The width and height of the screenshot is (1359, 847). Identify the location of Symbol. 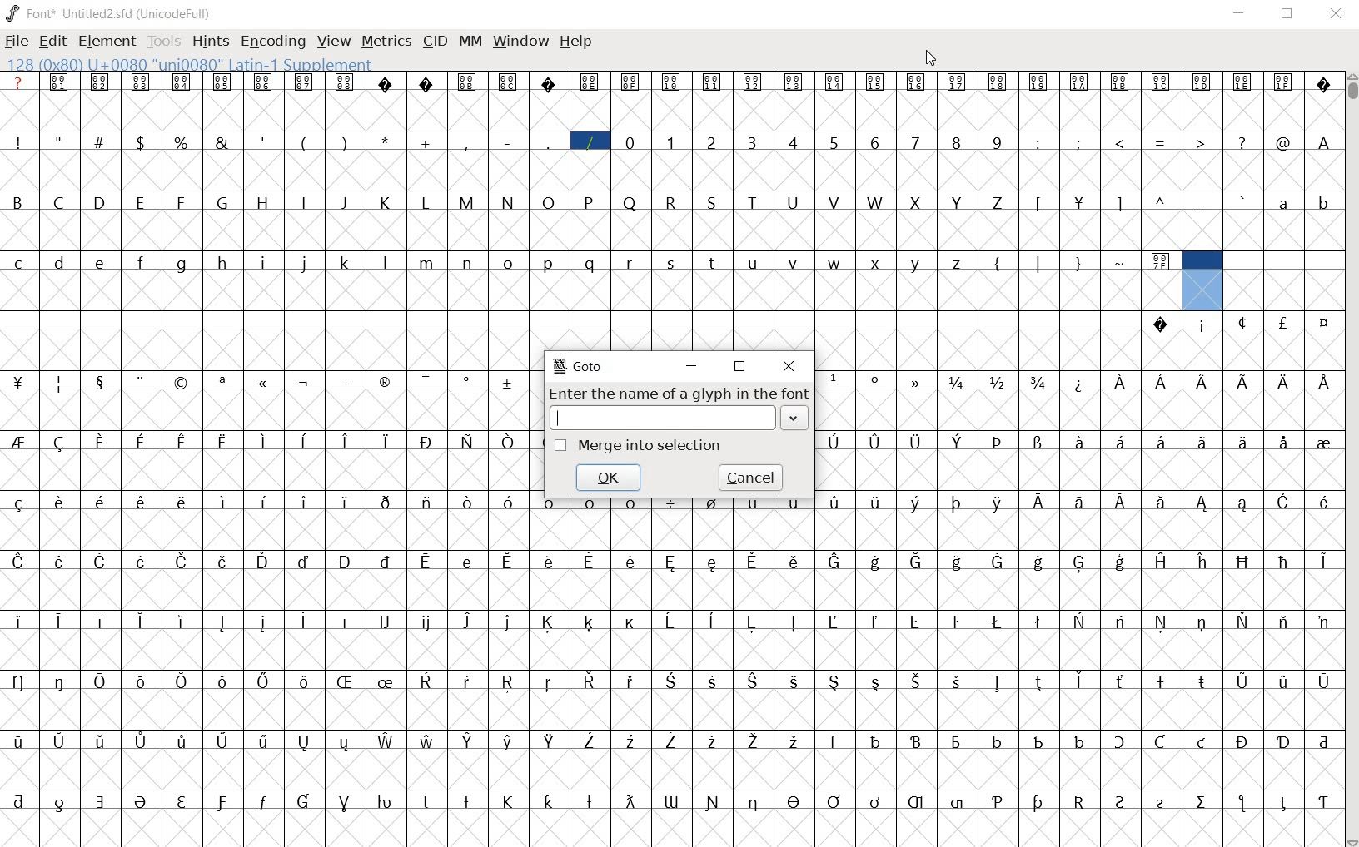
(838, 82).